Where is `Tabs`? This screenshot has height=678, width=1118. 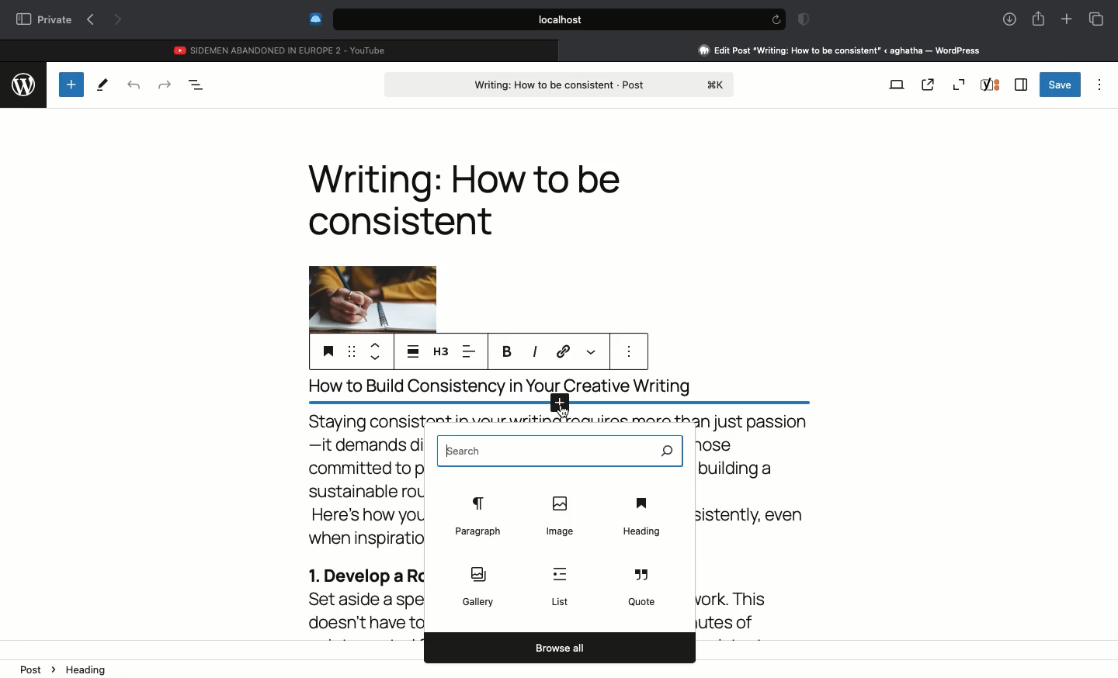 Tabs is located at coordinates (1096, 19).